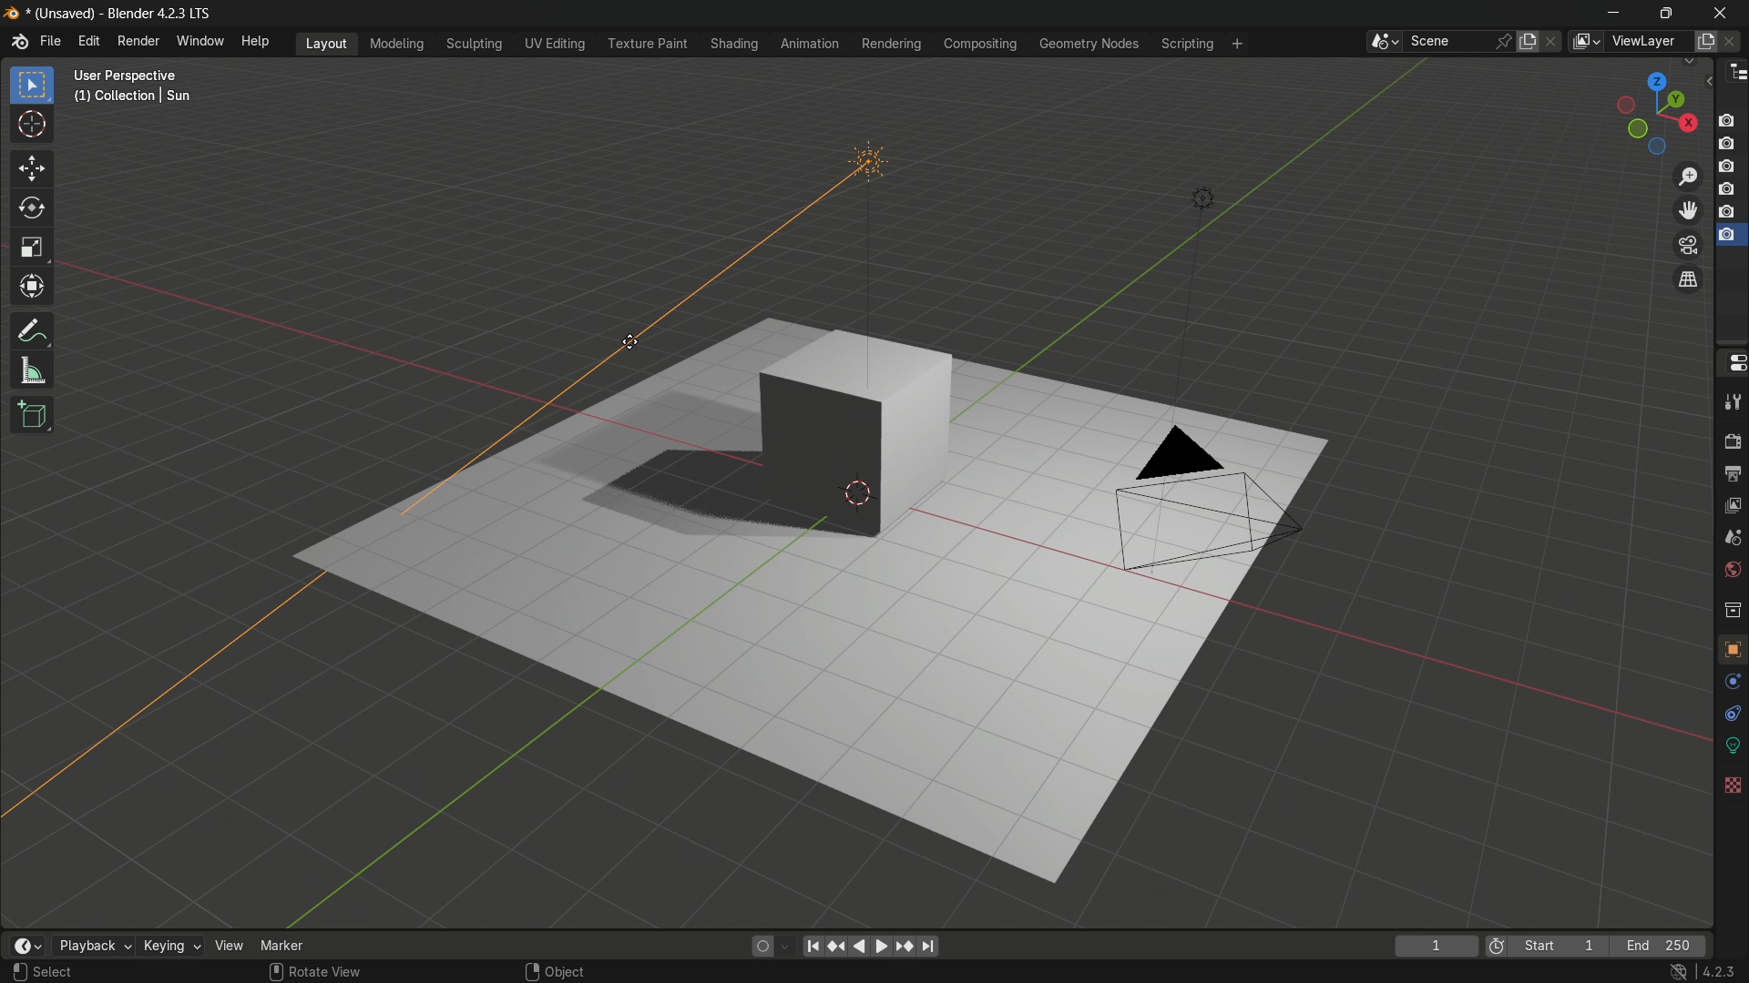 Image resolution: width=1749 pixels, height=983 pixels. What do you see at coordinates (1682, 972) in the screenshot?
I see `no internet icon` at bounding box center [1682, 972].